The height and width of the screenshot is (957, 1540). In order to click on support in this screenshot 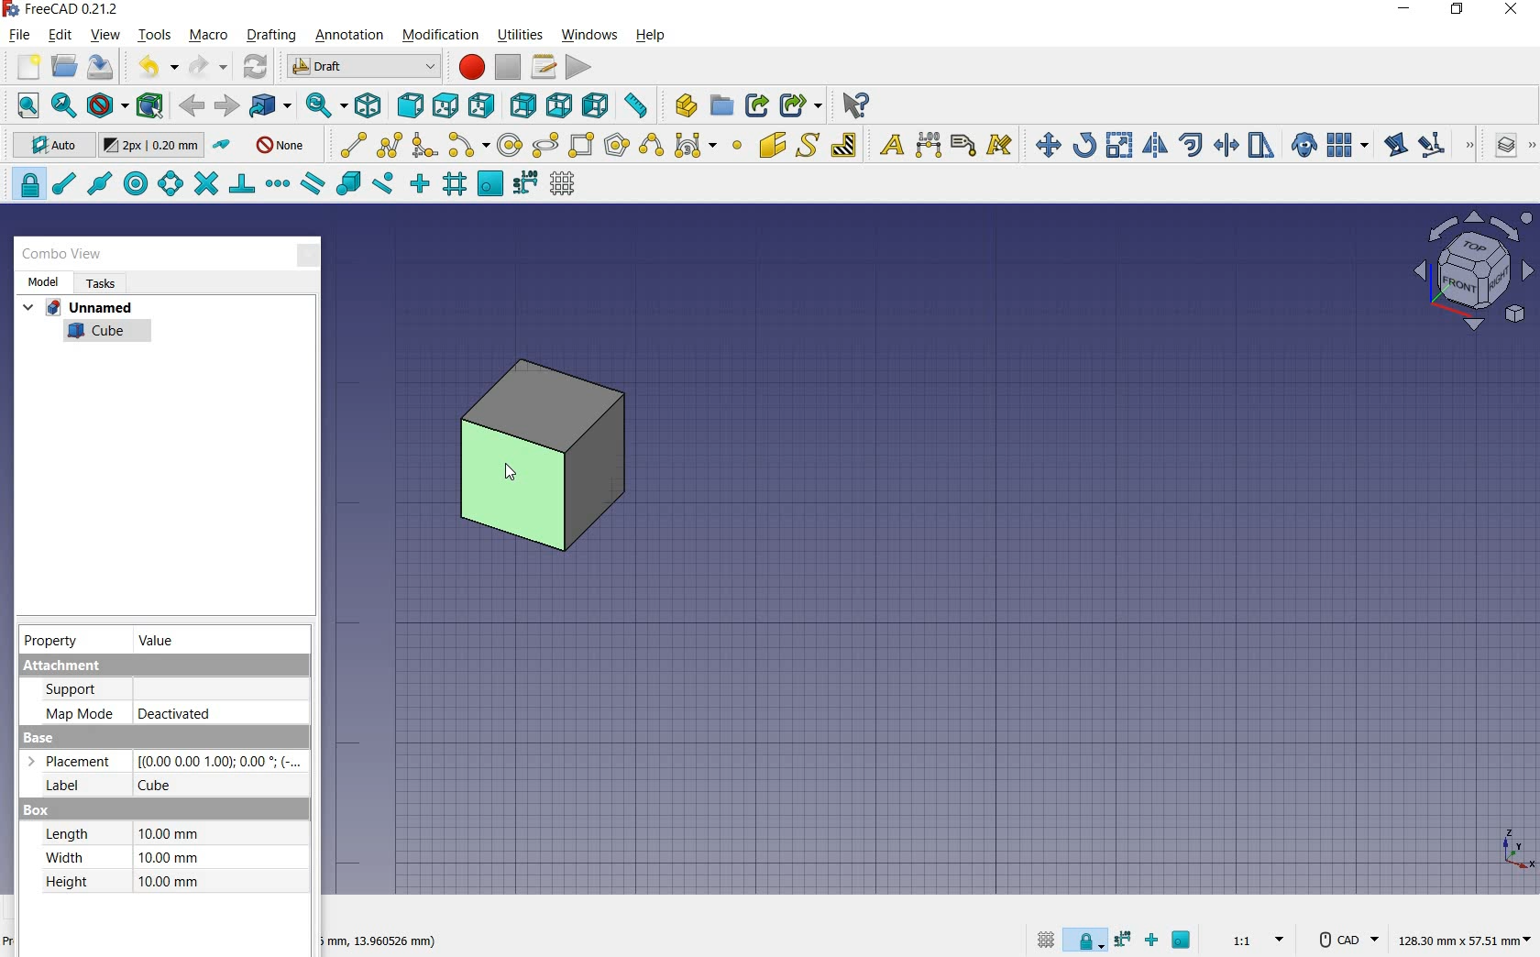, I will do `click(82, 689)`.